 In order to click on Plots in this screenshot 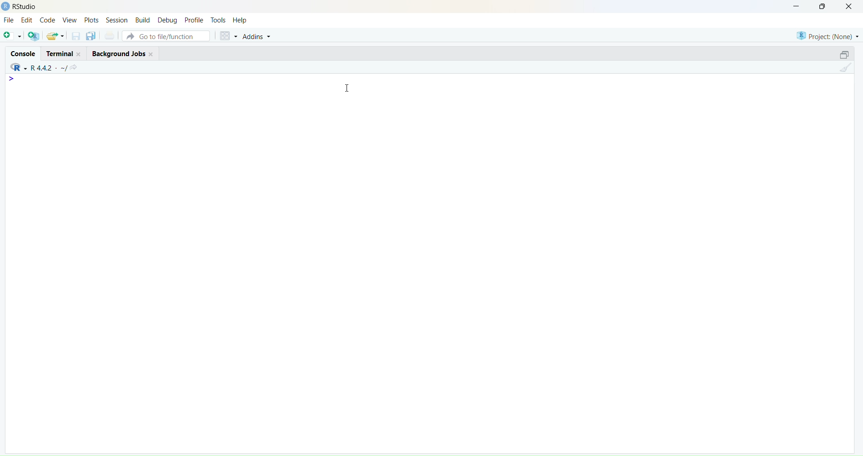, I will do `click(91, 19)`.